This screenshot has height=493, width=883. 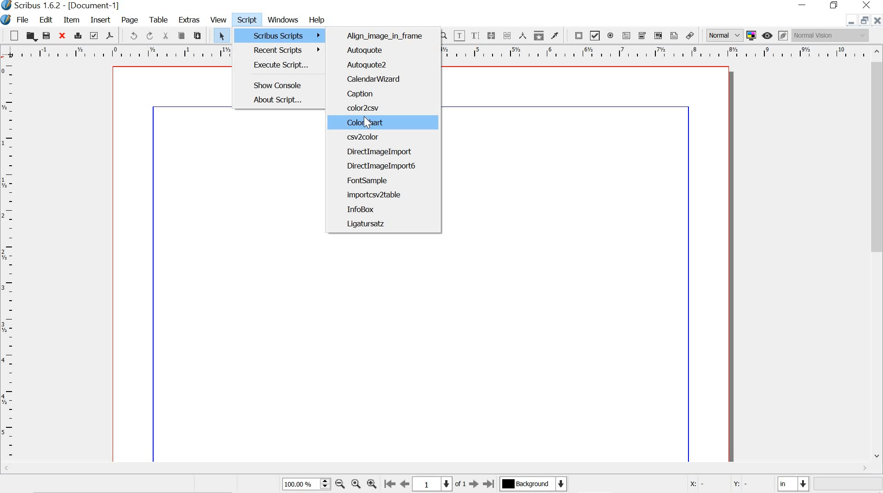 What do you see at coordinates (865, 5) in the screenshot?
I see `close` at bounding box center [865, 5].